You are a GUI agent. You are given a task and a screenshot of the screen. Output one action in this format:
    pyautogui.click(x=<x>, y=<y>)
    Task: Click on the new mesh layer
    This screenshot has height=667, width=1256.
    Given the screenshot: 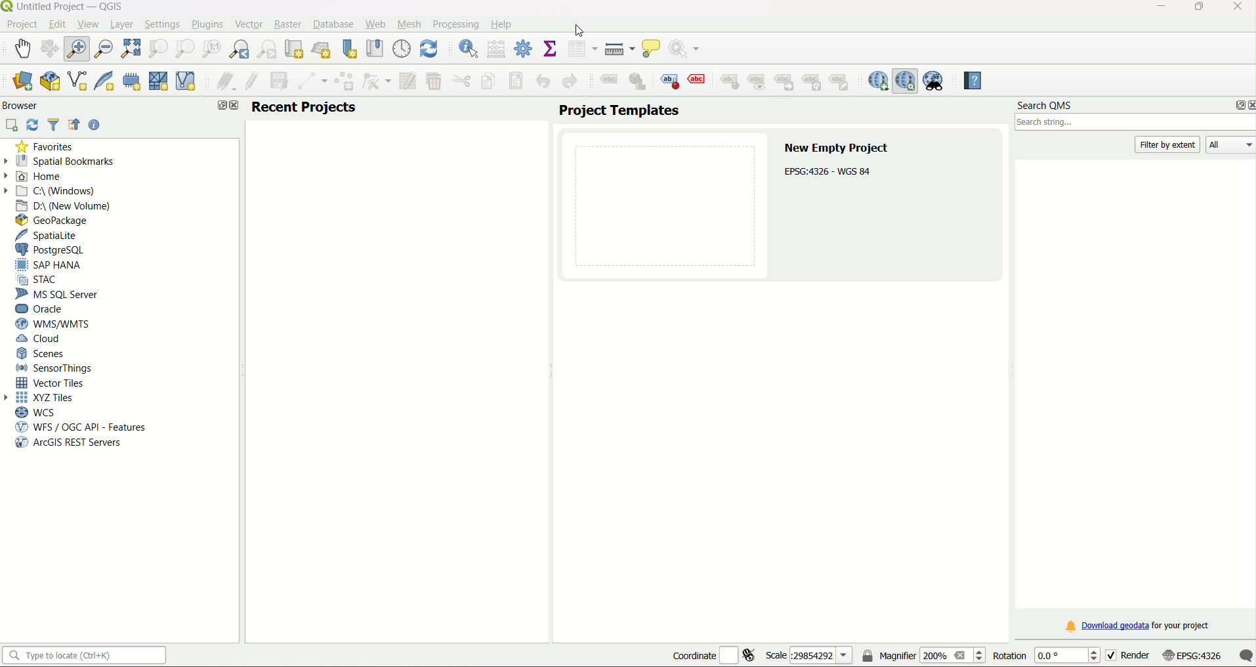 What is the action you would take?
    pyautogui.click(x=159, y=83)
    